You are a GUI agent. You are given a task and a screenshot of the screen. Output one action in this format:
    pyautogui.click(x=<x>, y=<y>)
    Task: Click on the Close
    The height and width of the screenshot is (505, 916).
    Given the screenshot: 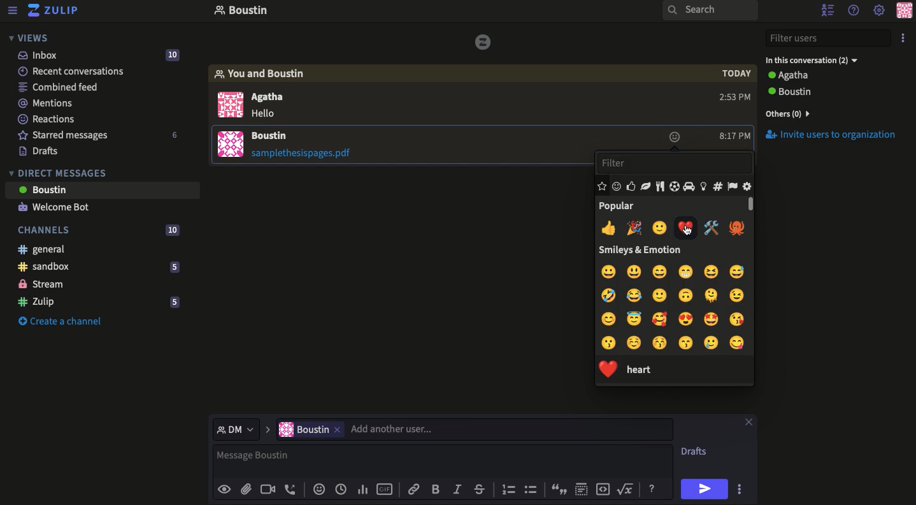 What is the action you would take?
    pyautogui.click(x=748, y=420)
    